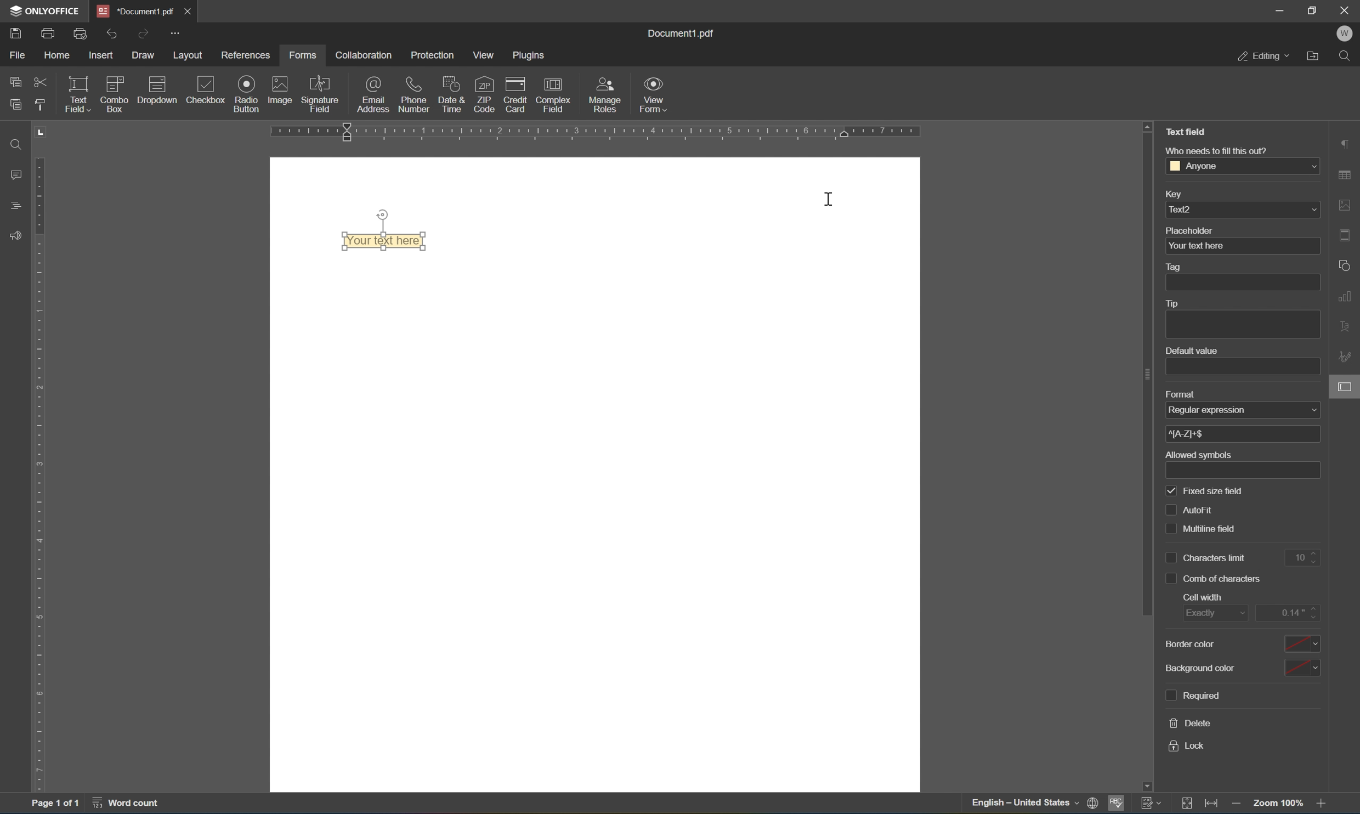  I want to click on regular expression, so click(1210, 411).